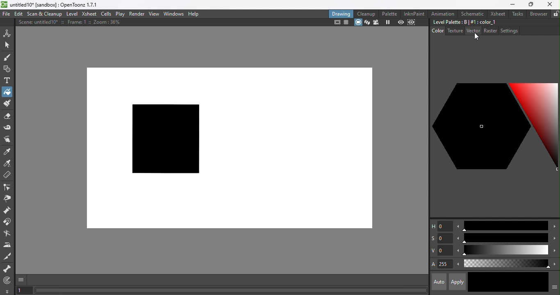 This screenshot has height=295, width=560. Describe the element at coordinates (6, 69) in the screenshot. I see `Geometric tool` at that location.